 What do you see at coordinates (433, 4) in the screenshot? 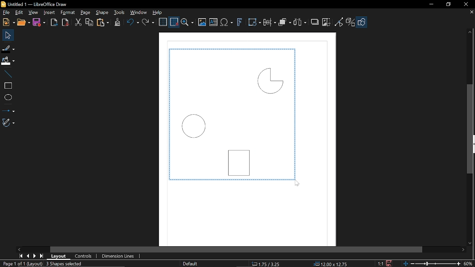
I see `Minimize` at bounding box center [433, 4].